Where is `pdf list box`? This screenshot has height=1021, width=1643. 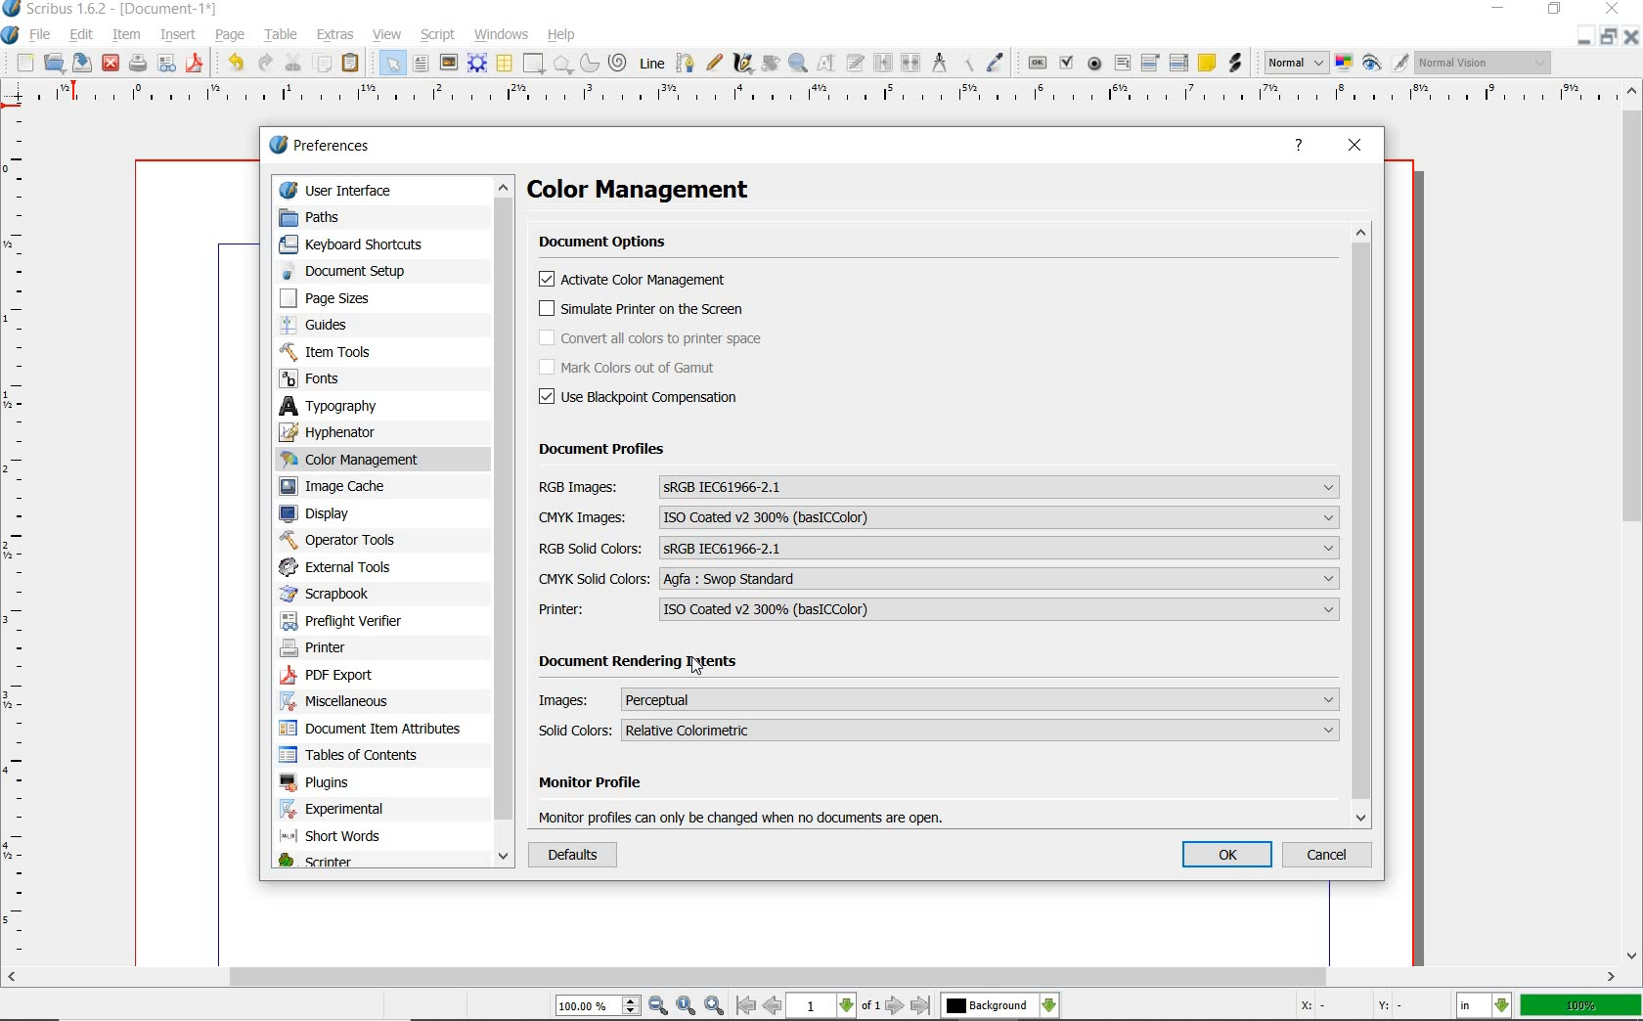
pdf list box is located at coordinates (1177, 63).